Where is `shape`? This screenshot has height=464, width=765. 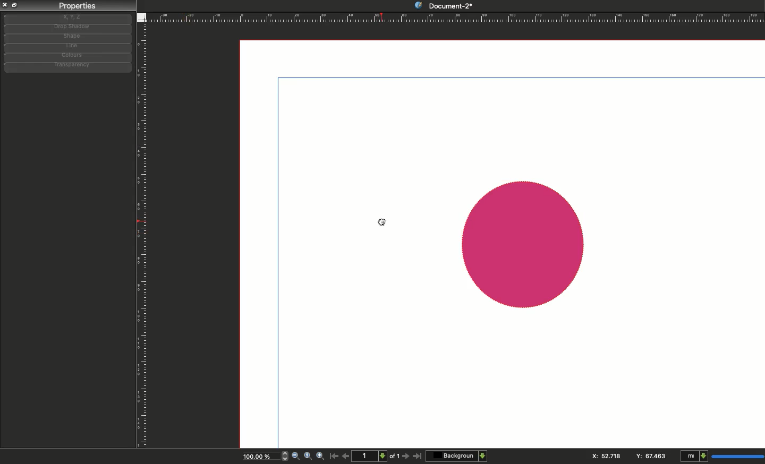 shape is located at coordinates (533, 240).